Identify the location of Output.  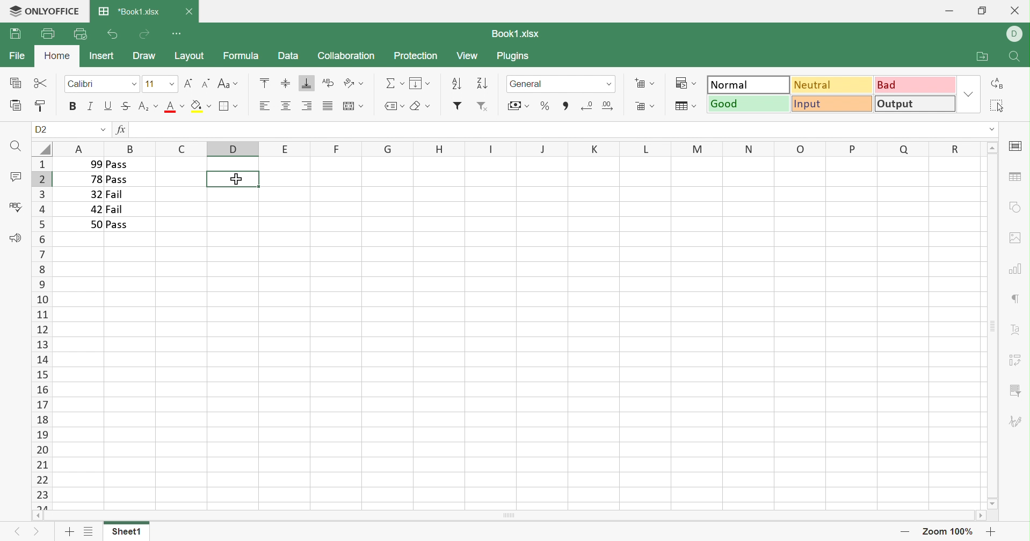
(916, 103).